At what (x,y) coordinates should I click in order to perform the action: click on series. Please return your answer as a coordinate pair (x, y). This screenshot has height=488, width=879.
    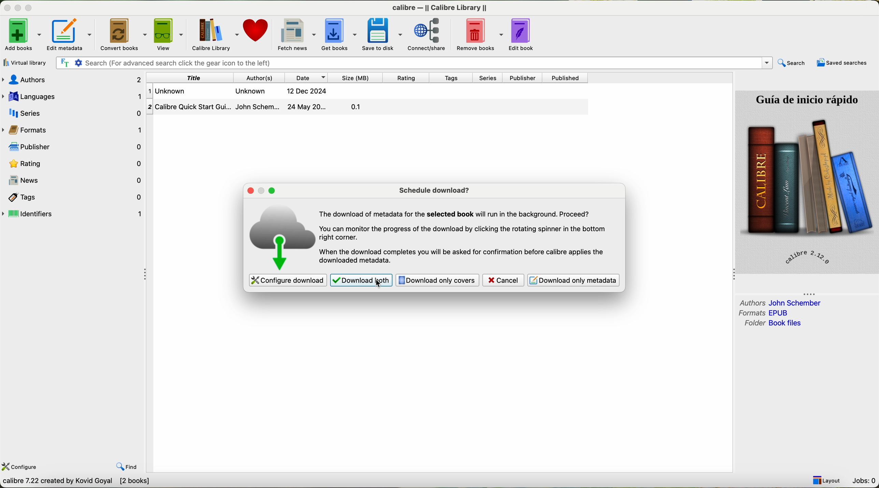
    Looking at the image, I should click on (74, 113).